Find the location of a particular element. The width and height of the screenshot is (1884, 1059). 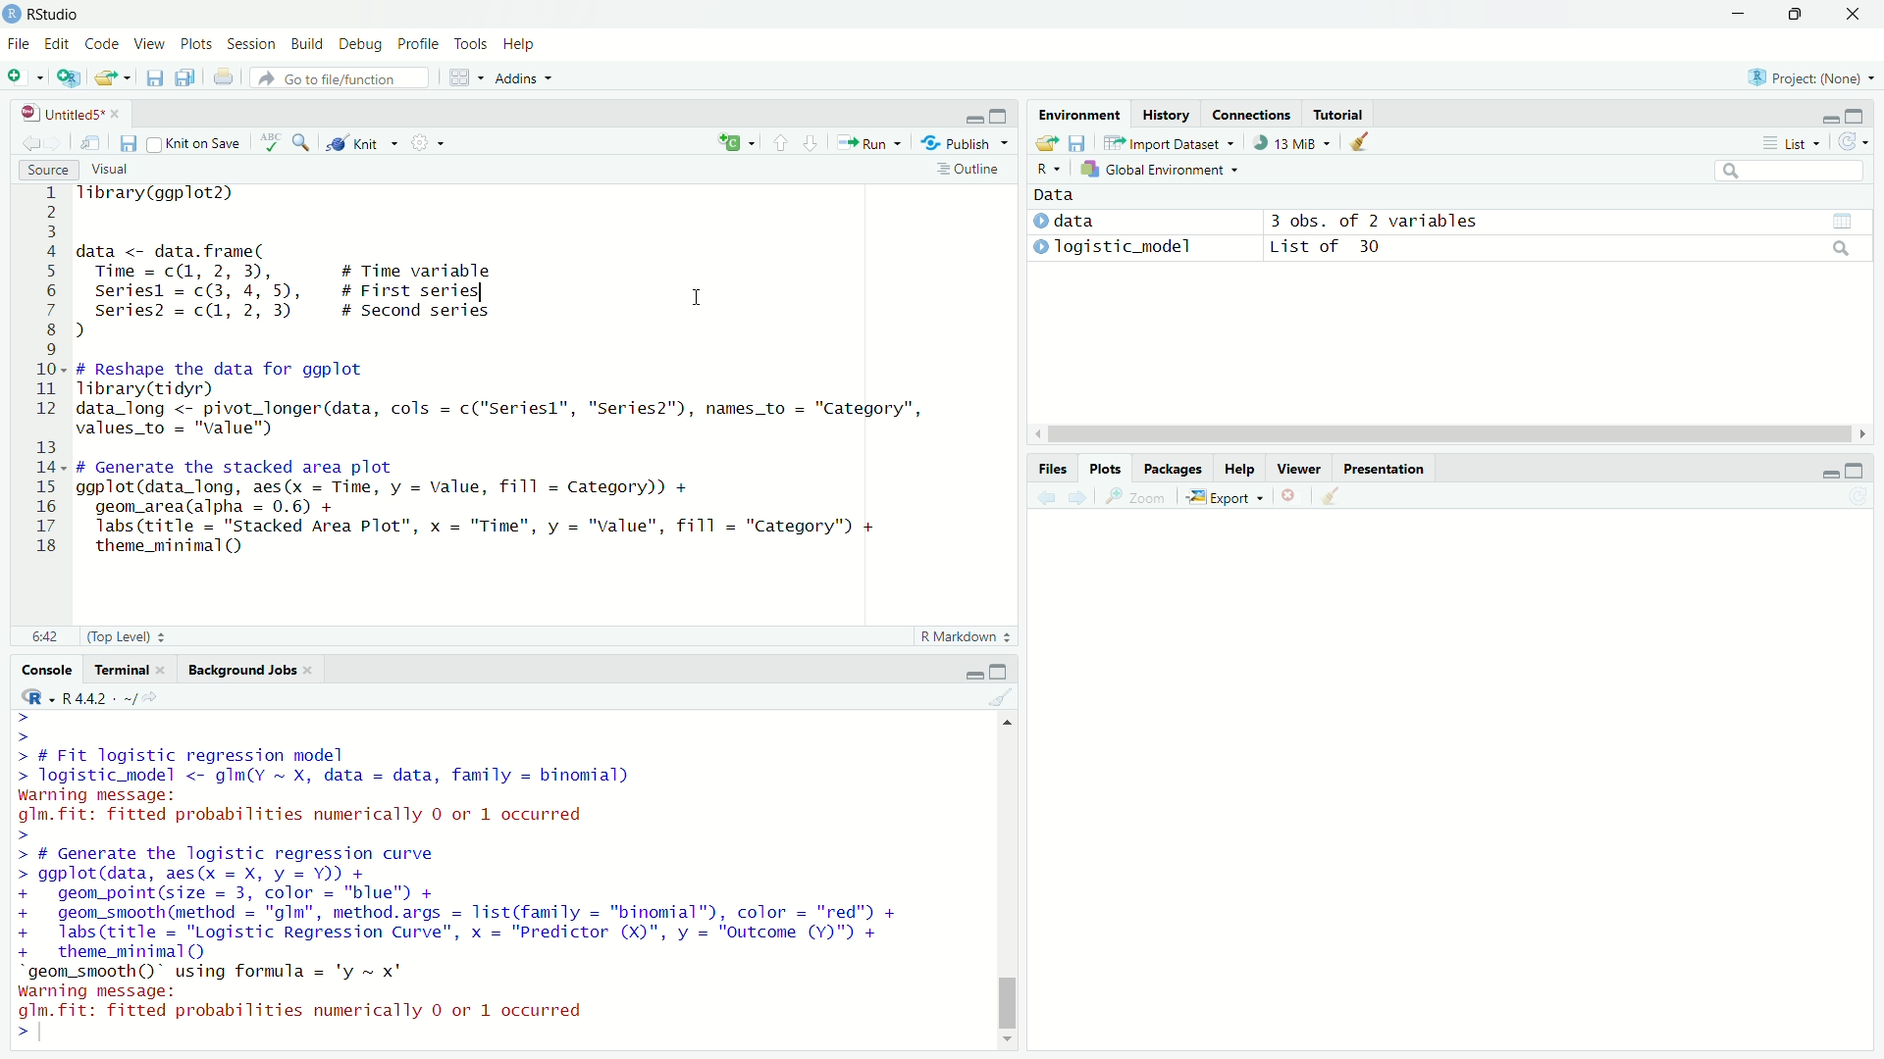

Run  is located at coordinates (873, 142).